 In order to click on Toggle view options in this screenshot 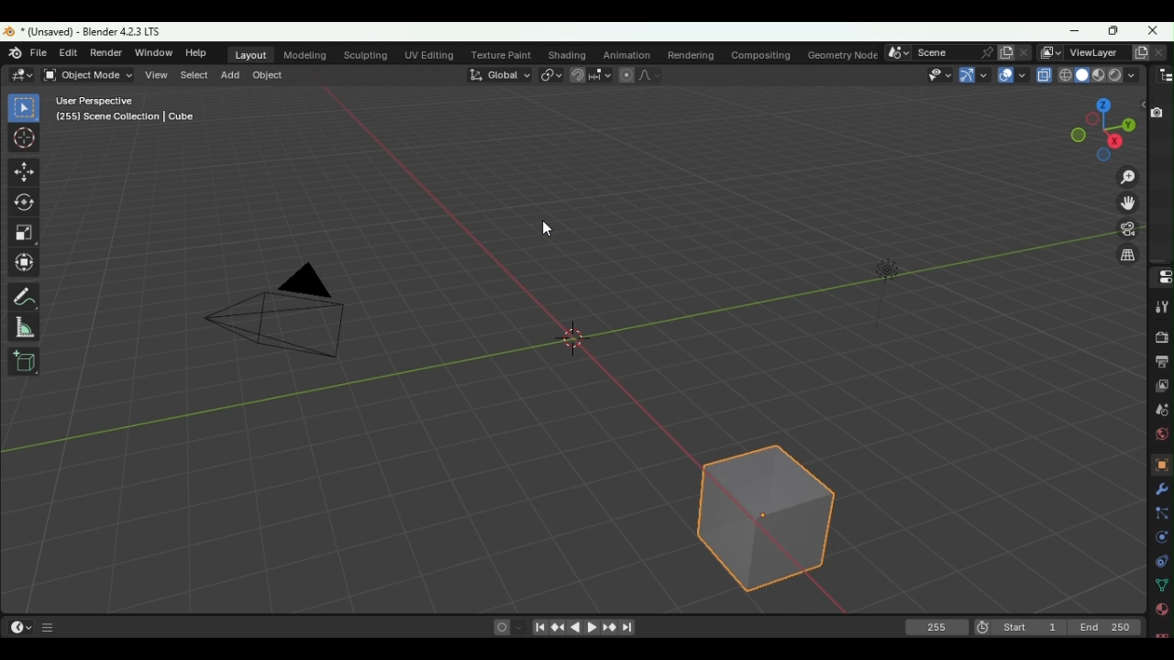, I will do `click(1140, 104)`.